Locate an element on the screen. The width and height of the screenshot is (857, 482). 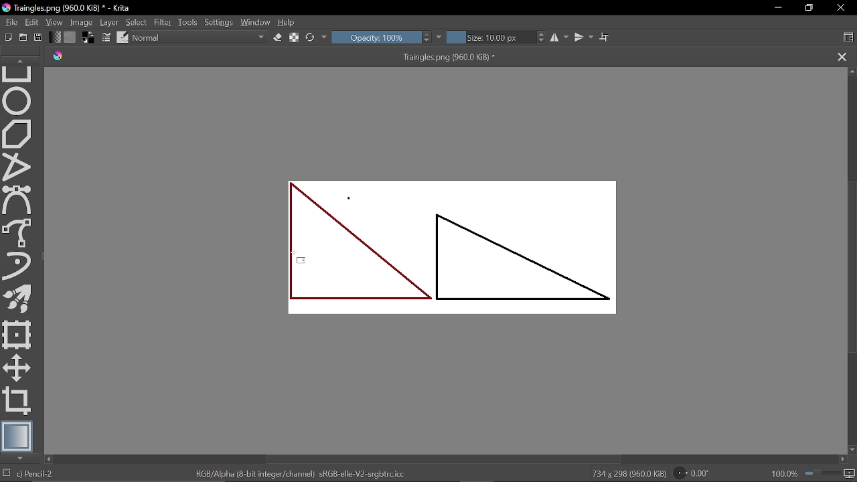
File is located at coordinates (9, 21).